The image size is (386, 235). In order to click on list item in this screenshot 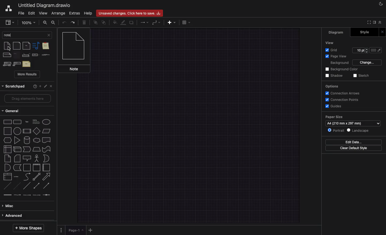, I will do `click(17, 177)`.